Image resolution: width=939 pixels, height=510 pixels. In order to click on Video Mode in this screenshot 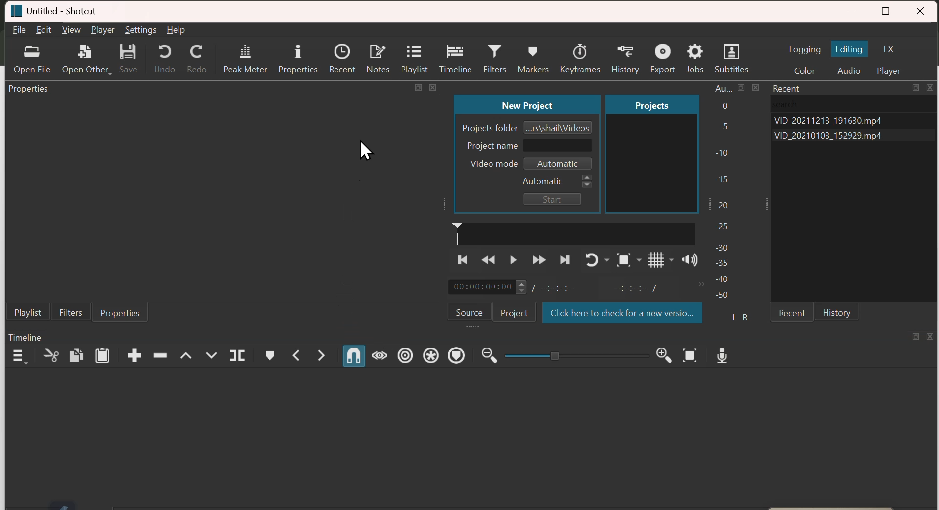, I will do `click(531, 163)`.